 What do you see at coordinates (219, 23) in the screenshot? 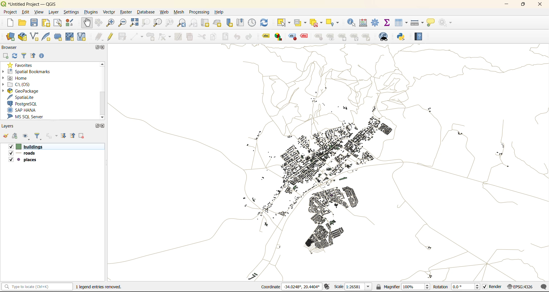
I see `new 3d map view` at bounding box center [219, 23].